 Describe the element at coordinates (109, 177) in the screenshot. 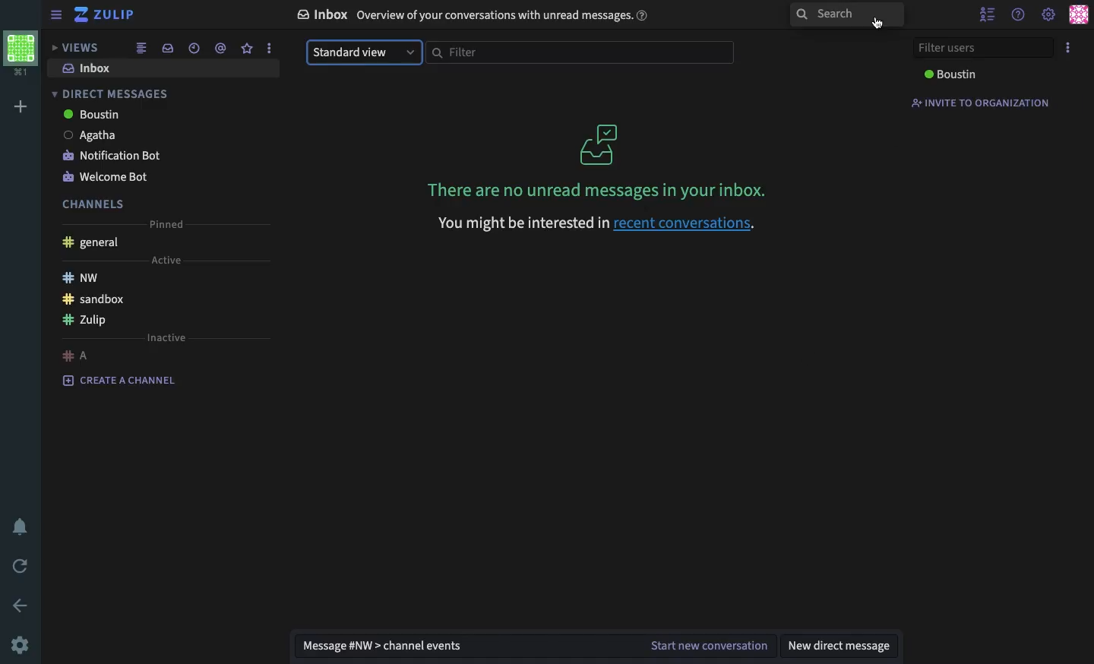

I see `welcome bot` at that location.